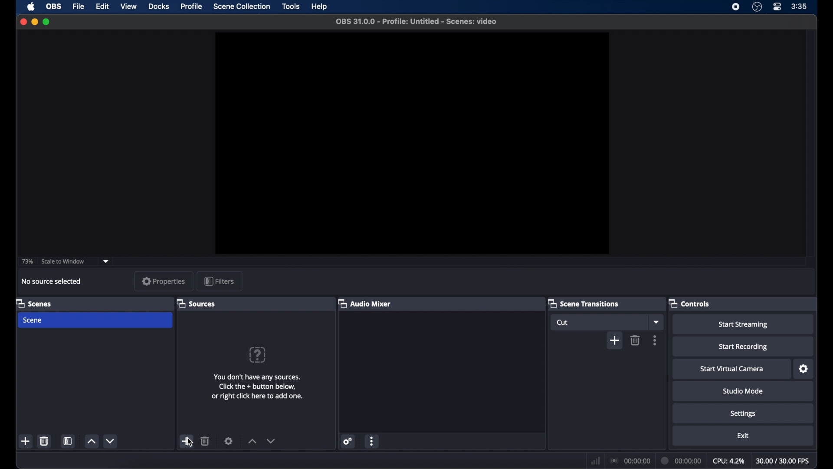 This screenshot has width=833, height=469. Describe the element at coordinates (26, 441) in the screenshot. I see `add` at that location.